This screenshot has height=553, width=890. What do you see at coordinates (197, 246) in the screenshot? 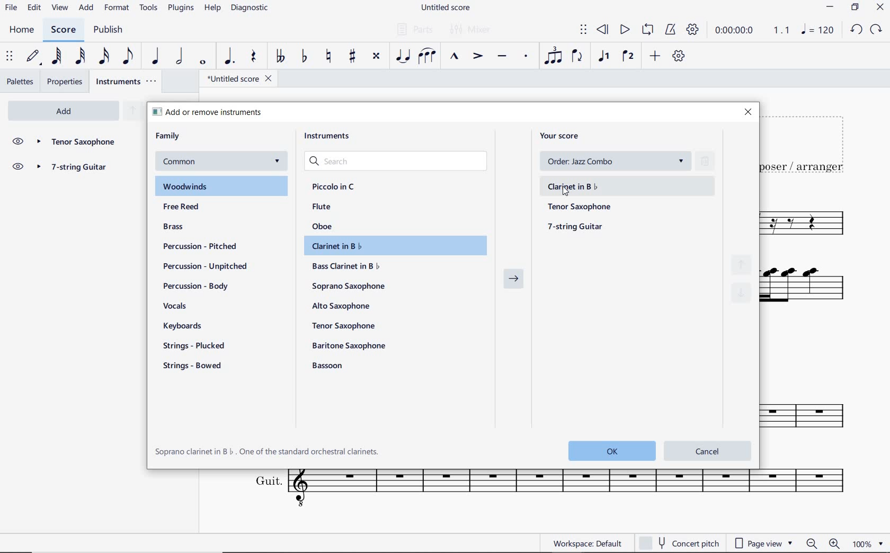
I see `percussion - pitched` at bounding box center [197, 246].